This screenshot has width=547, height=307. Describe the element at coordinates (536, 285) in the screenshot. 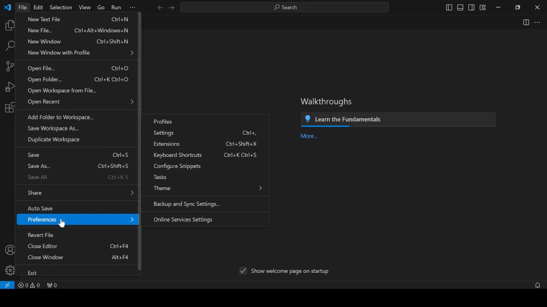

I see `no notifications` at that location.